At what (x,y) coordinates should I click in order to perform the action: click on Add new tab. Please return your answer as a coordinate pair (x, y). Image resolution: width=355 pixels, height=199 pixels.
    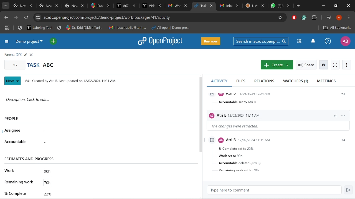
    Looking at the image, I should click on (298, 6).